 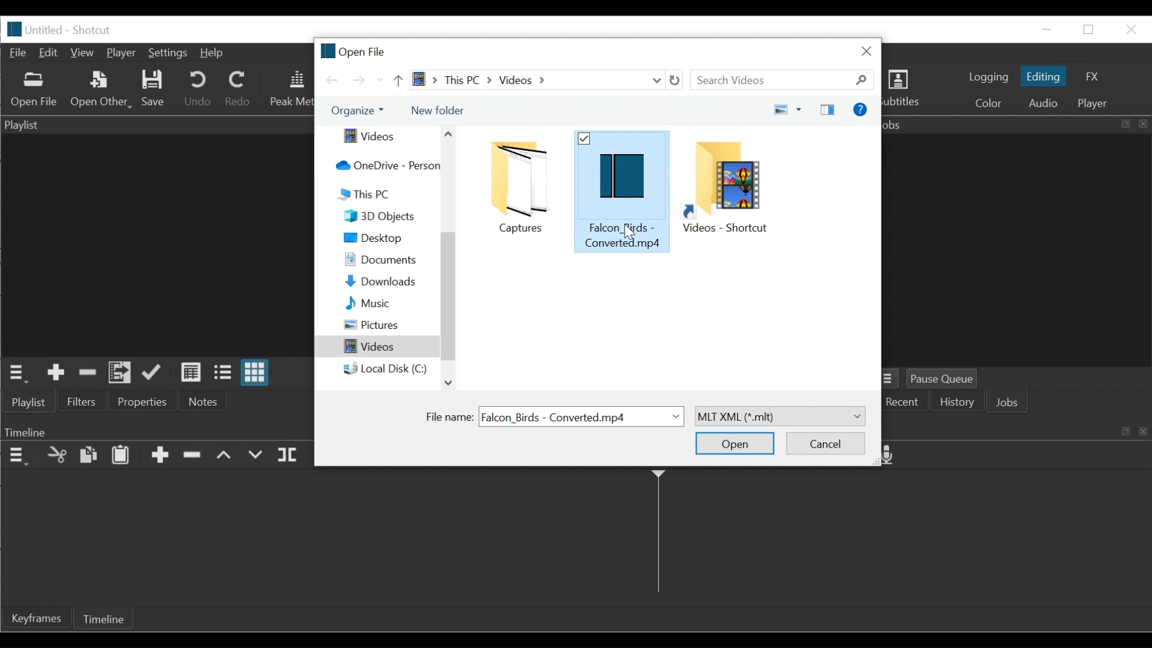 What do you see at coordinates (121, 53) in the screenshot?
I see `Player` at bounding box center [121, 53].